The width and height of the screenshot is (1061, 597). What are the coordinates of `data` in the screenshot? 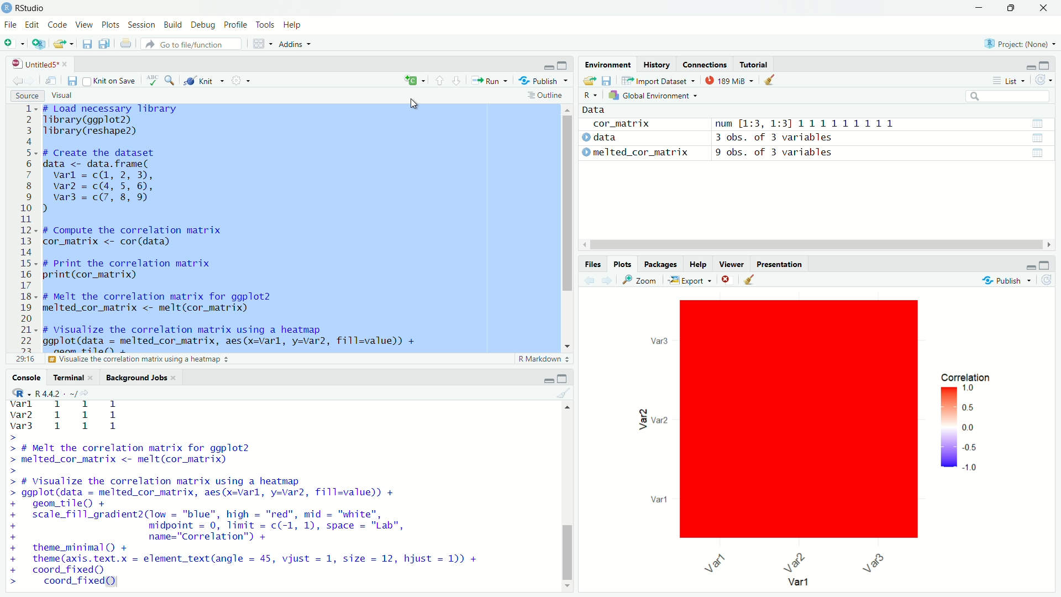 It's located at (600, 109).